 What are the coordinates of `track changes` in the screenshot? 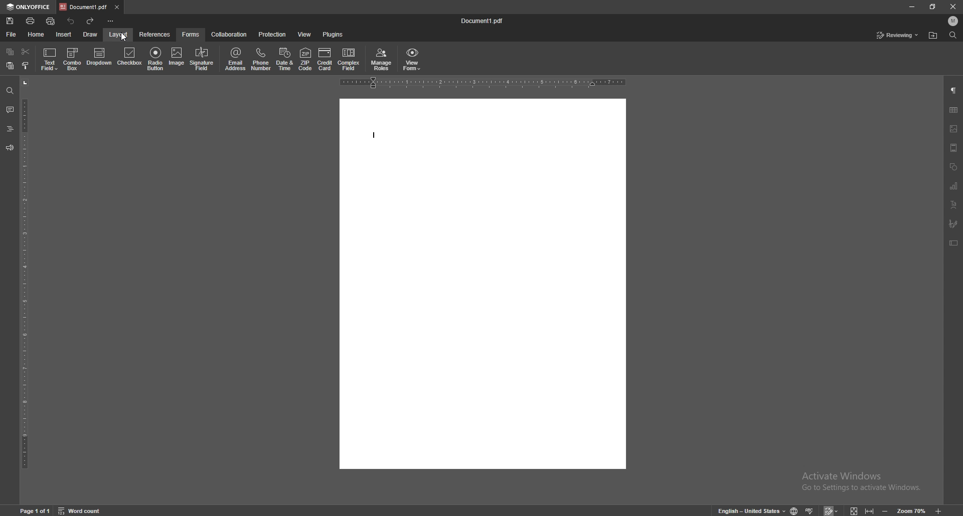 It's located at (832, 511).